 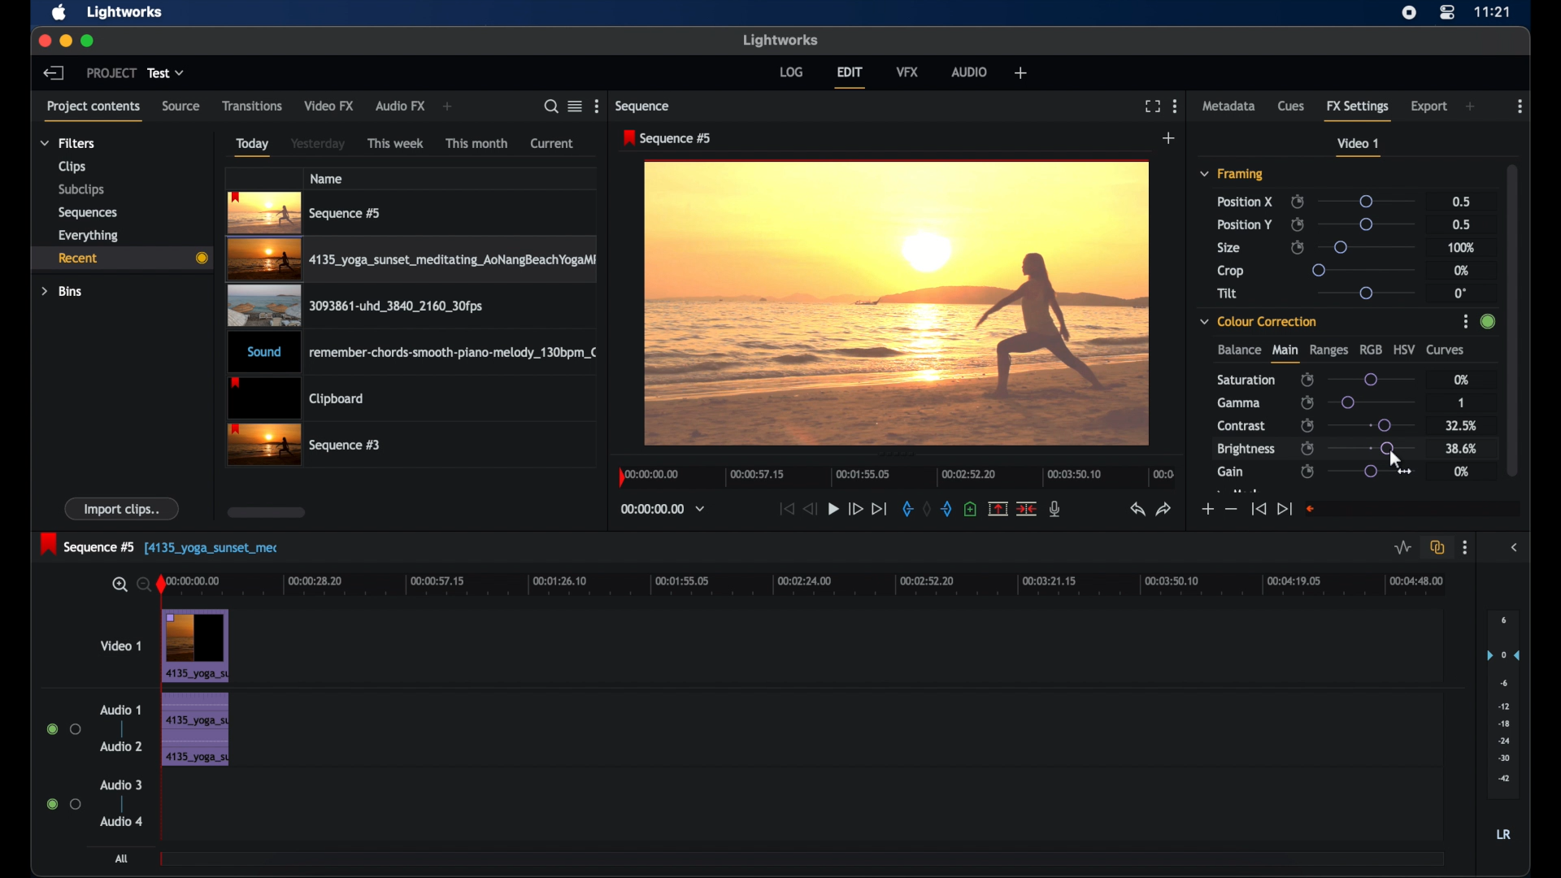 I want to click on more options, so click(x=599, y=106).